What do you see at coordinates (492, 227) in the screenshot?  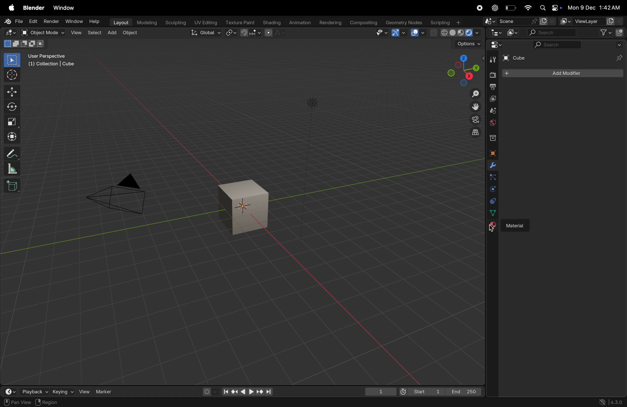 I see `material` at bounding box center [492, 227].